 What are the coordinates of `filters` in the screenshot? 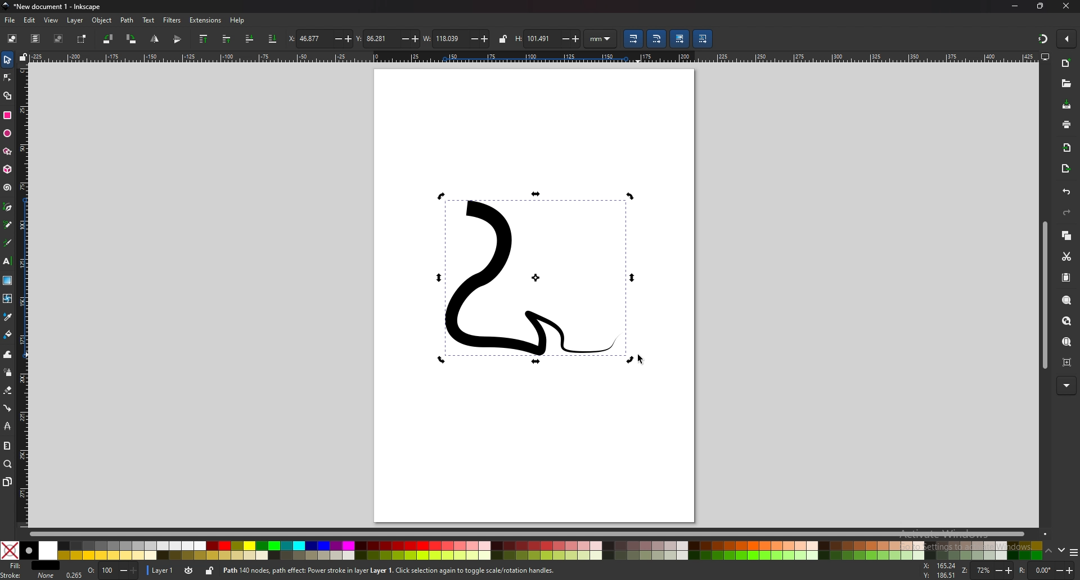 It's located at (172, 20).